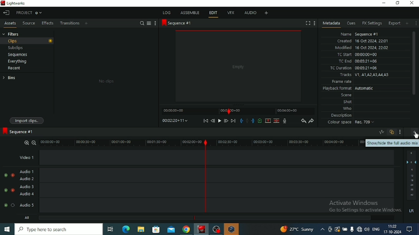 The image size is (419, 235). Describe the element at coordinates (266, 13) in the screenshot. I see `Add, remove and creates layouts` at that location.